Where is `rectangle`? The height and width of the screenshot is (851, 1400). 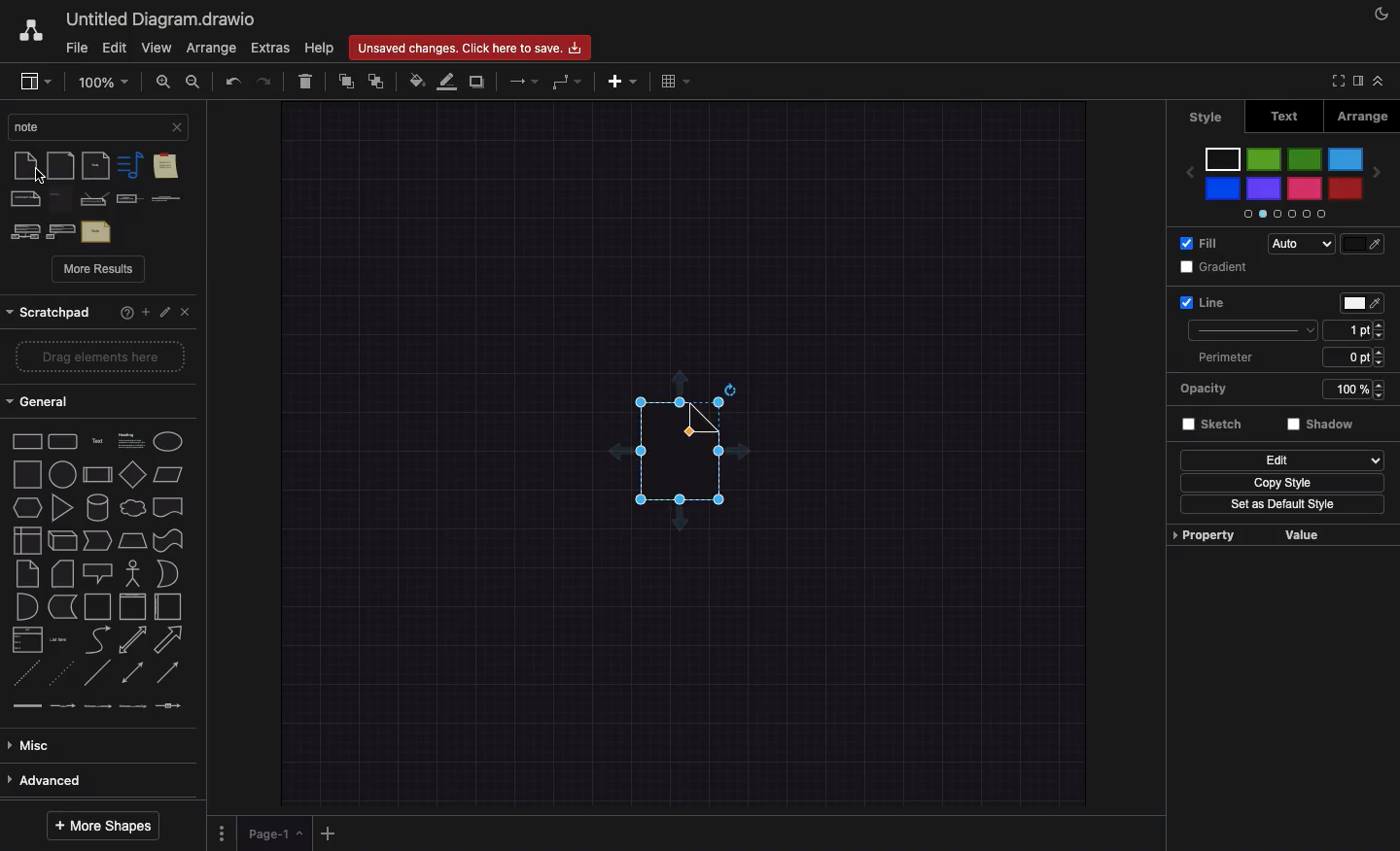 rectangle is located at coordinates (25, 444).